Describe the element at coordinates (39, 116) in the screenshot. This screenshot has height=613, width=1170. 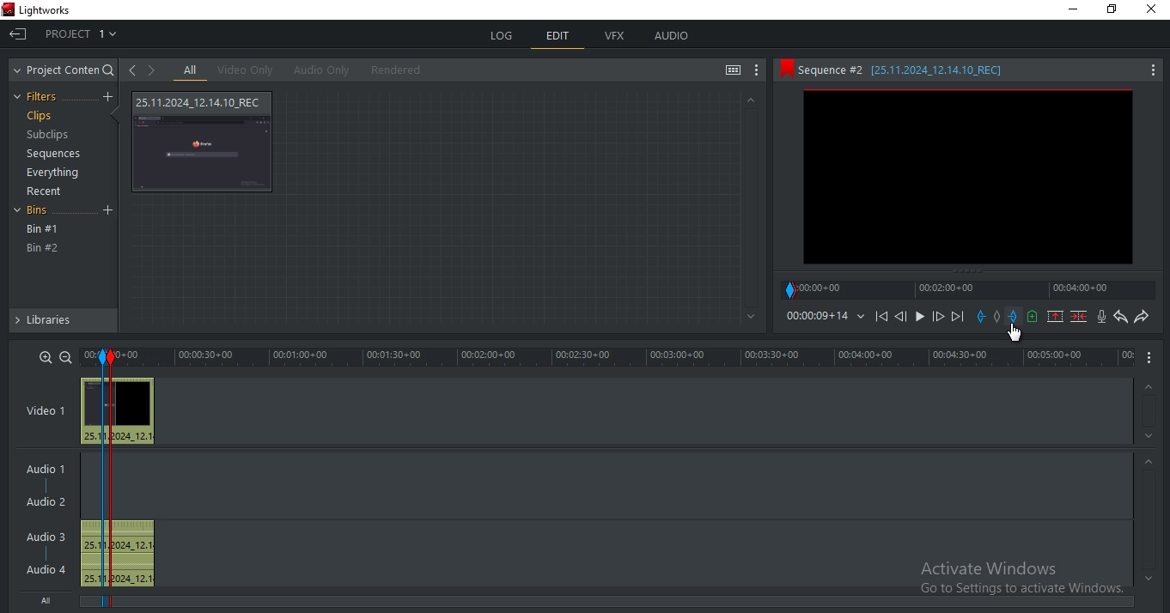
I see `clips` at that location.